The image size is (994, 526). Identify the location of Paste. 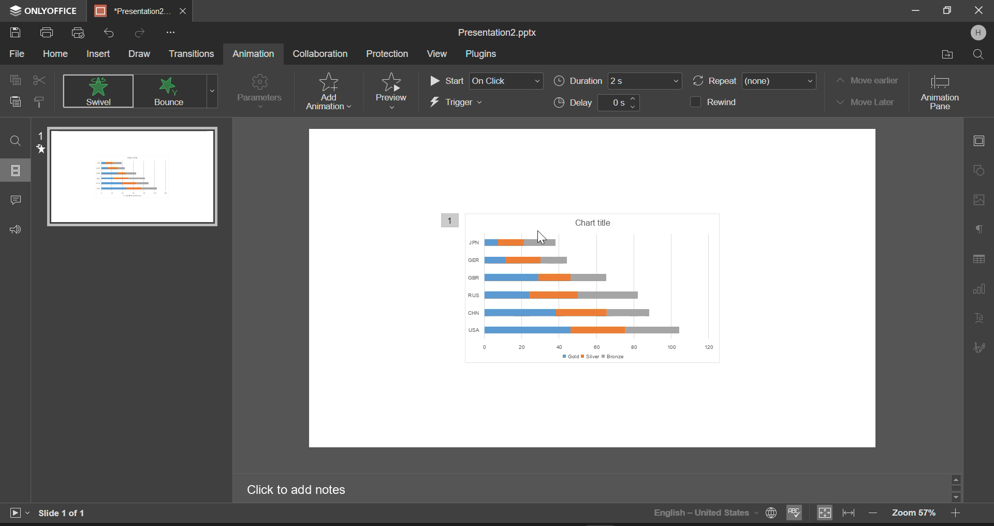
(16, 104).